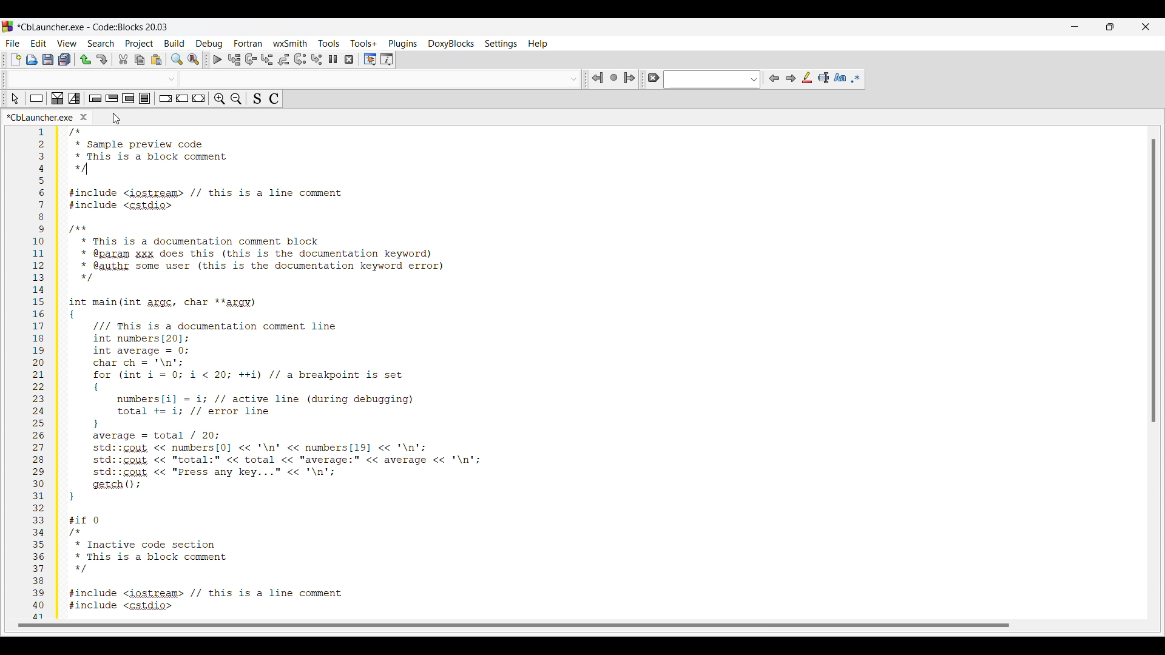 This screenshot has width=1165, height=655. What do you see at coordinates (370, 59) in the screenshot?
I see `Debugging windows ` at bounding box center [370, 59].